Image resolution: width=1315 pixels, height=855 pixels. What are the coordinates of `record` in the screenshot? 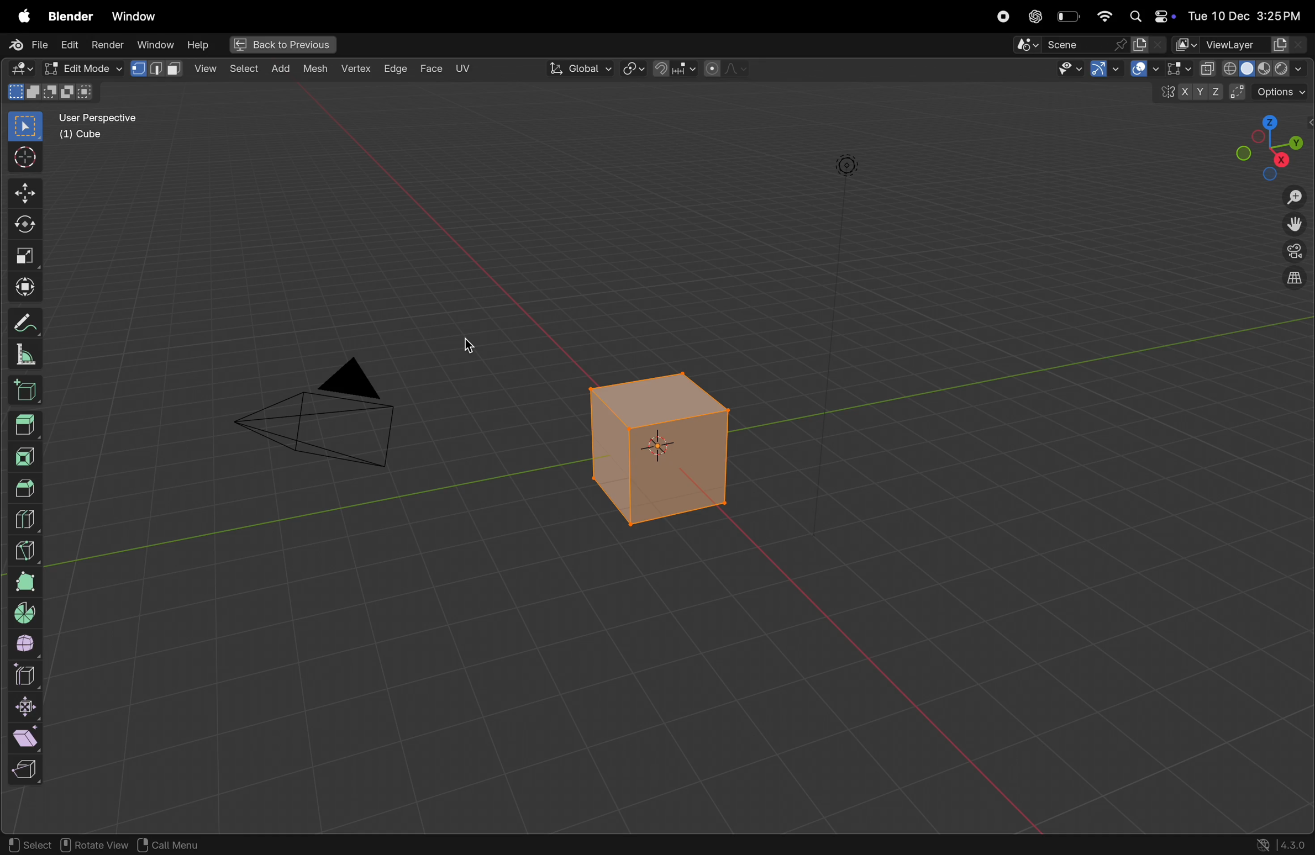 It's located at (1004, 16).